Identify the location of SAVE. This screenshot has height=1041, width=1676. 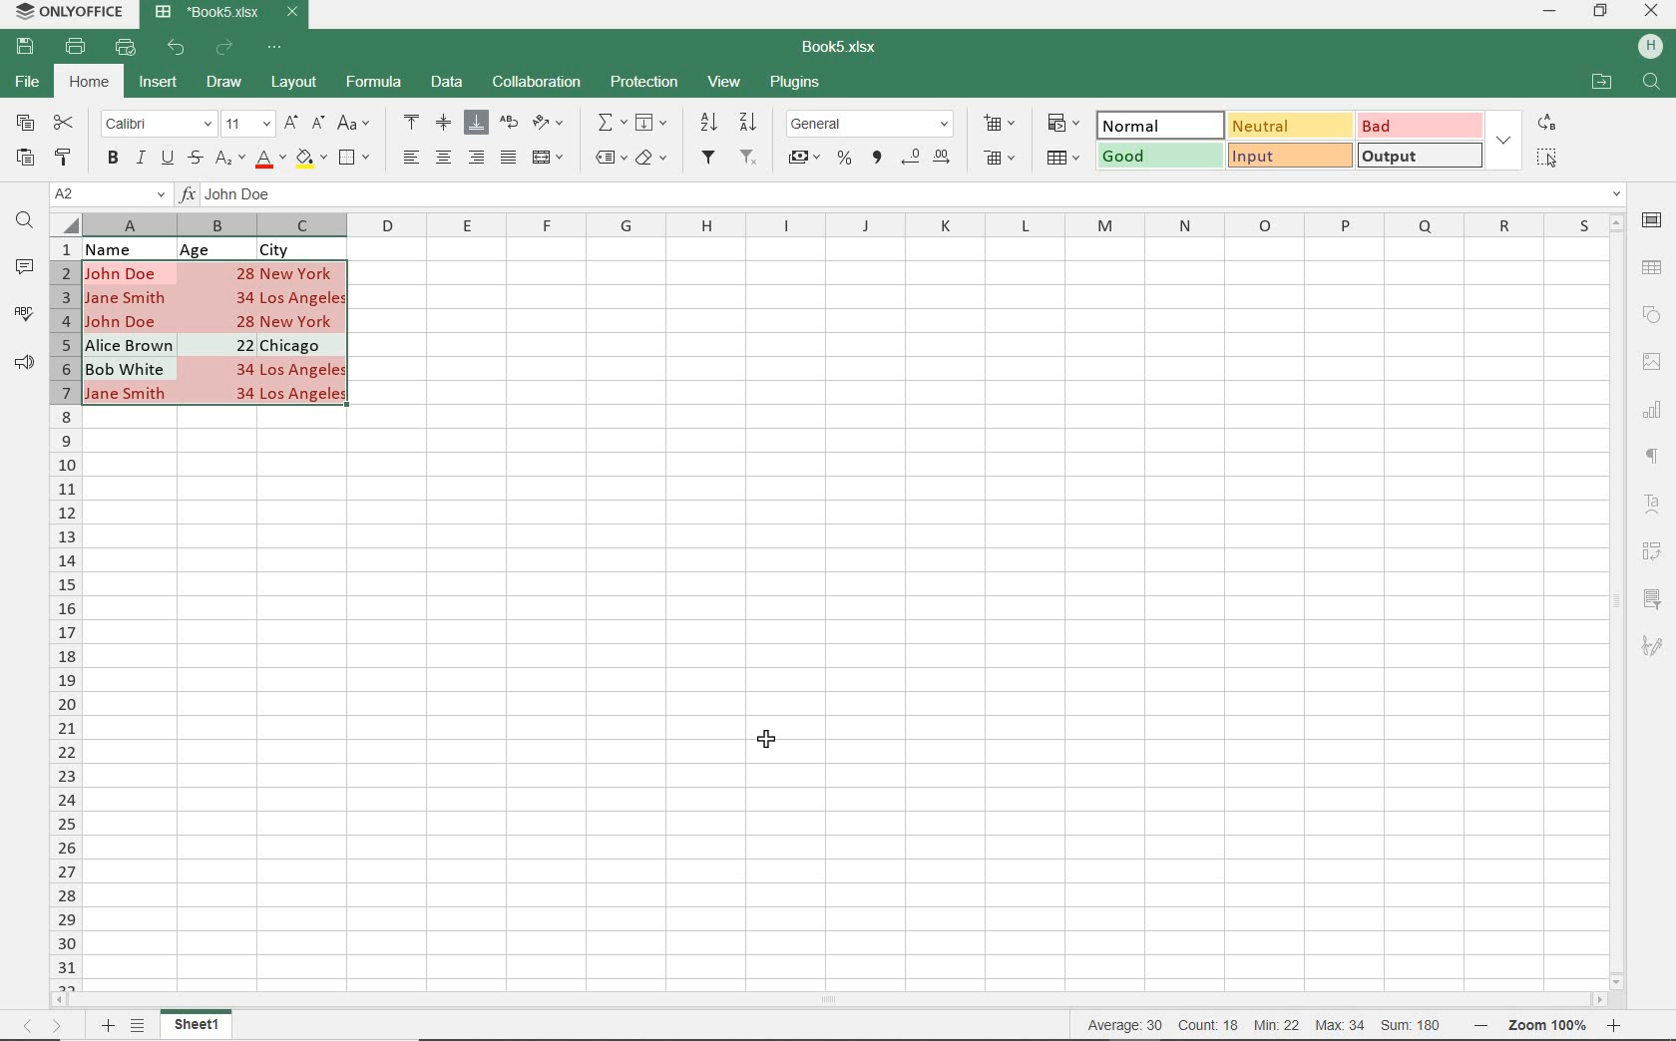
(28, 45).